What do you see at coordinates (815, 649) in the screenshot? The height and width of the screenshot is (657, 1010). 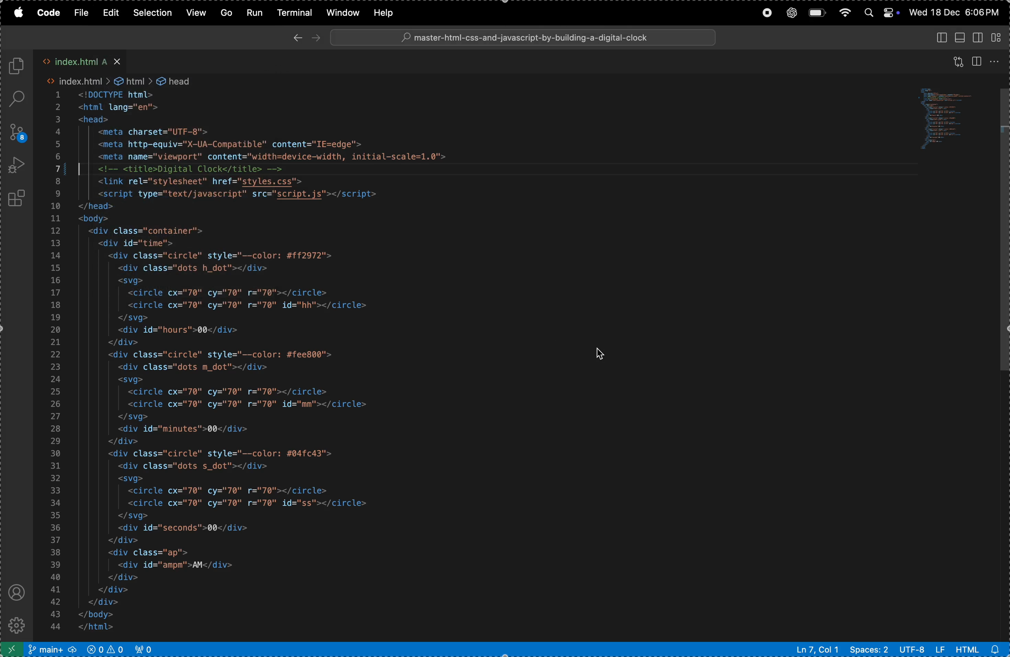 I see `Ln7 col 2` at bounding box center [815, 649].